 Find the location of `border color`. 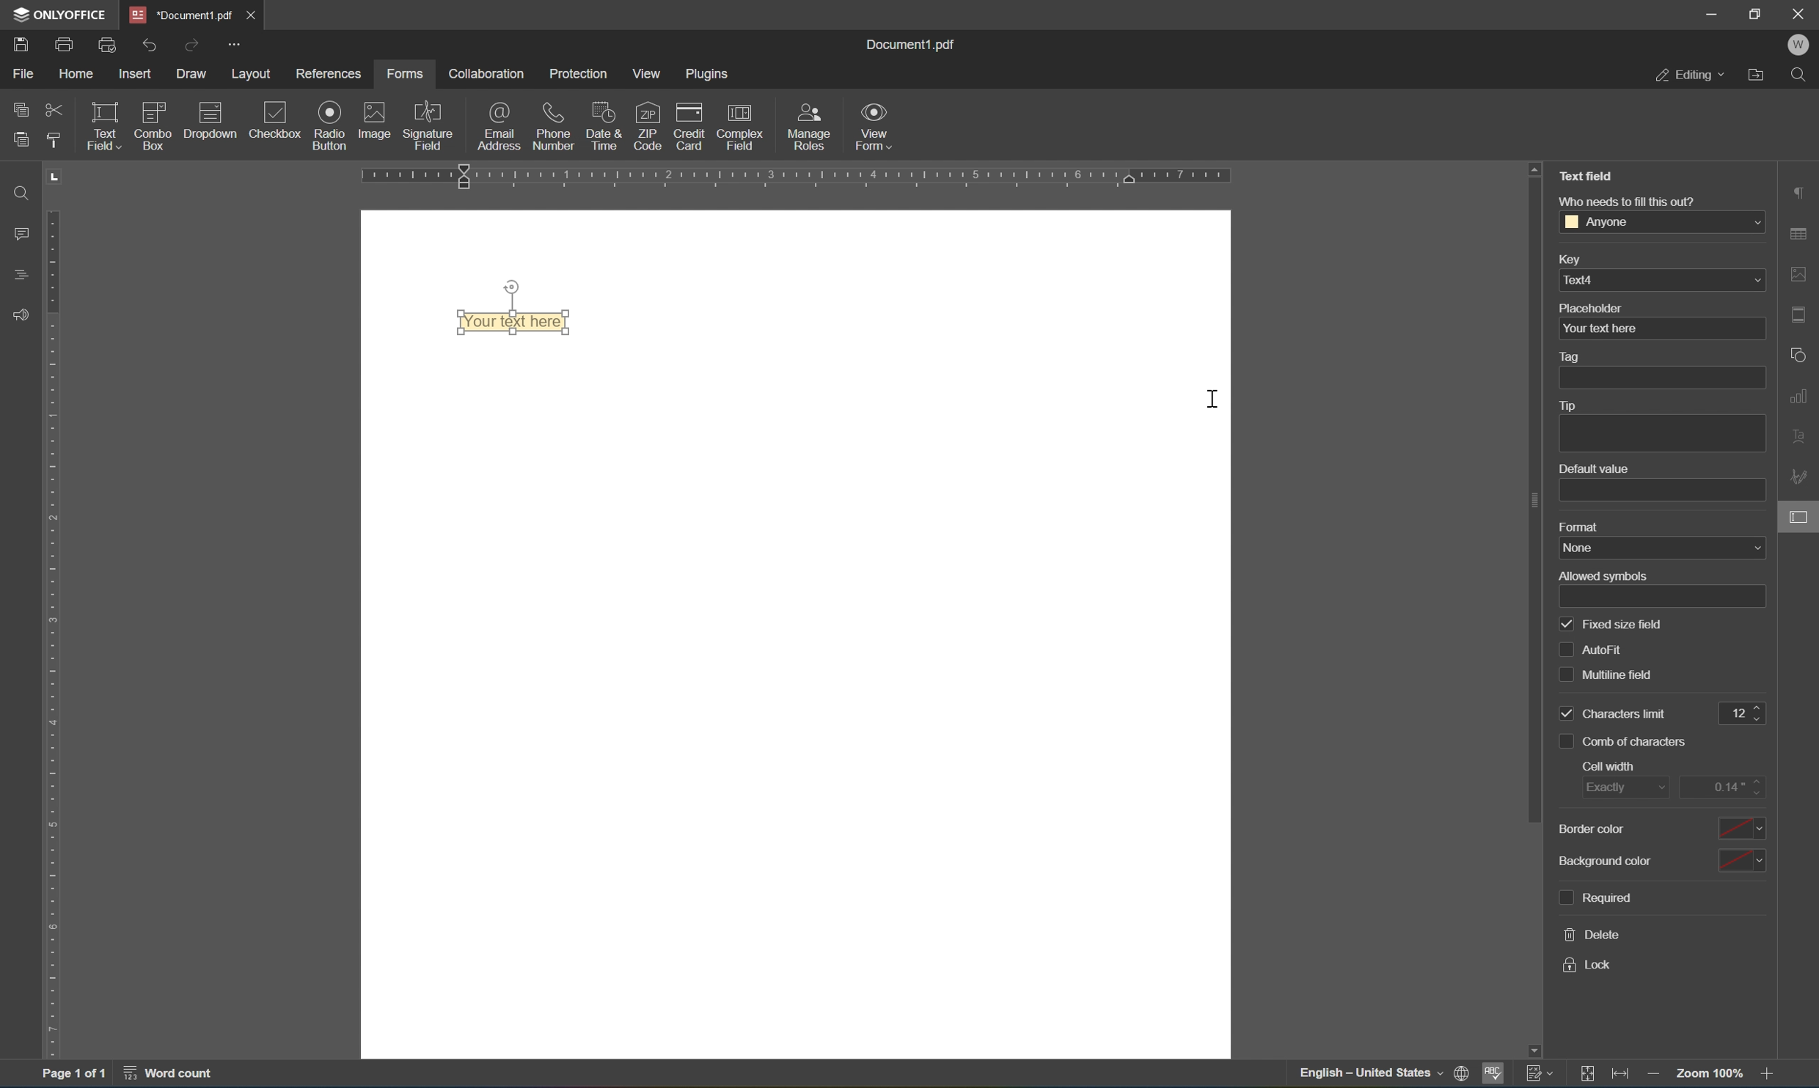

border color is located at coordinates (1660, 828).